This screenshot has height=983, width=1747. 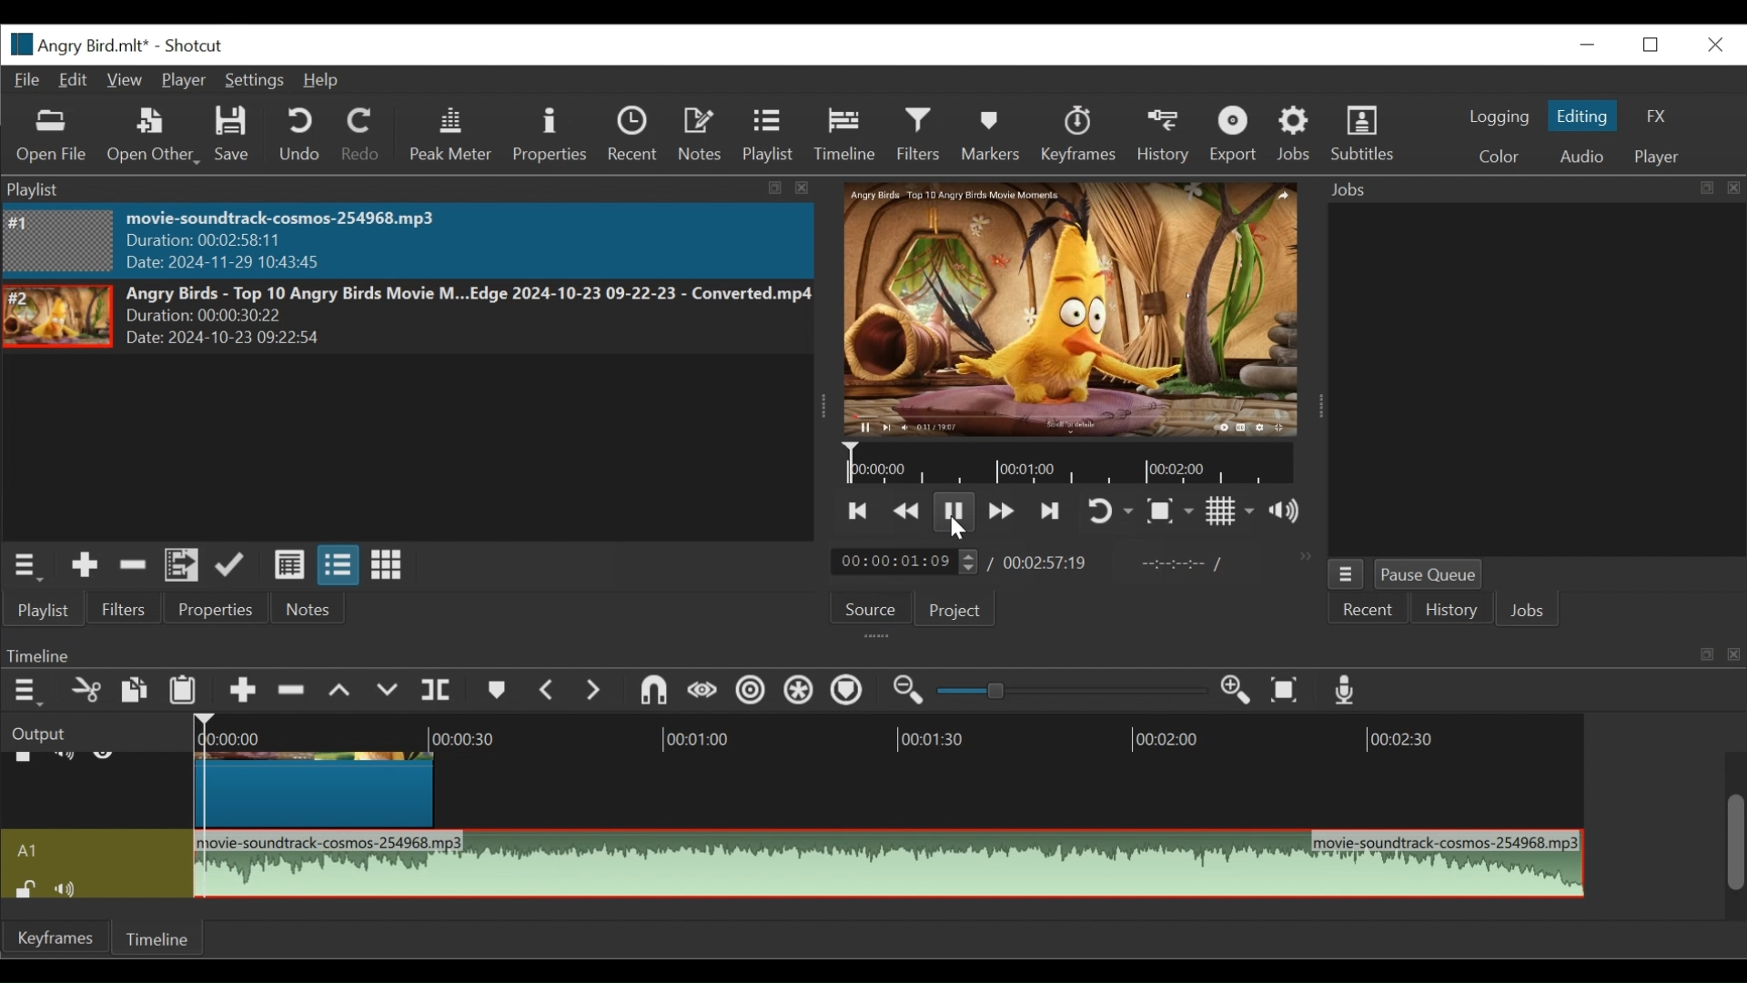 I want to click on Jobs Panel, so click(x=1518, y=380).